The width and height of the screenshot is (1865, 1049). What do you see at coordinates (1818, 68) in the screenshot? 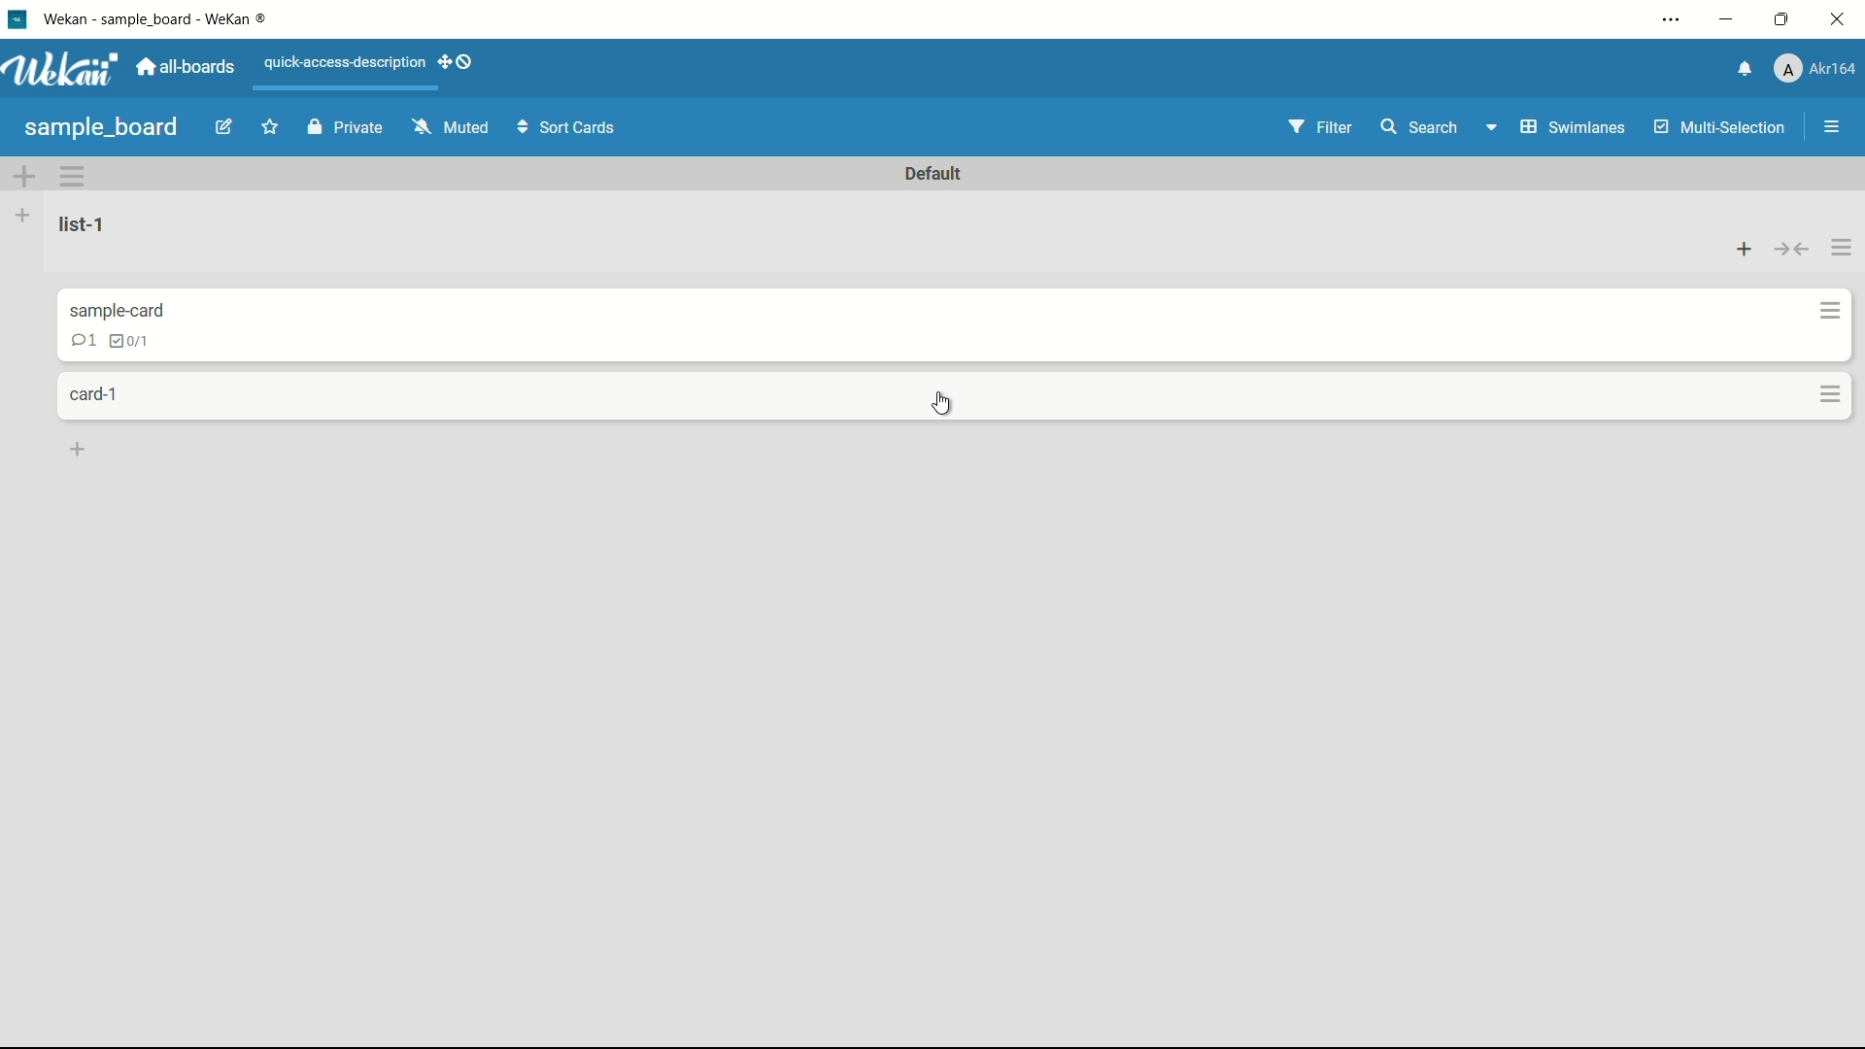
I see `Akr164` at bounding box center [1818, 68].